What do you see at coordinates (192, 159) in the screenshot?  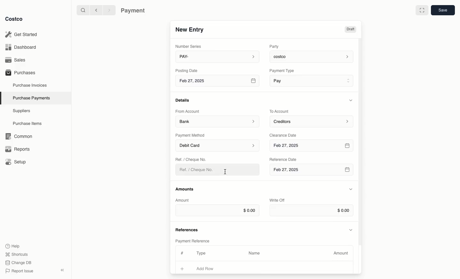 I see `Ret. / Cheque No.` at bounding box center [192, 159].